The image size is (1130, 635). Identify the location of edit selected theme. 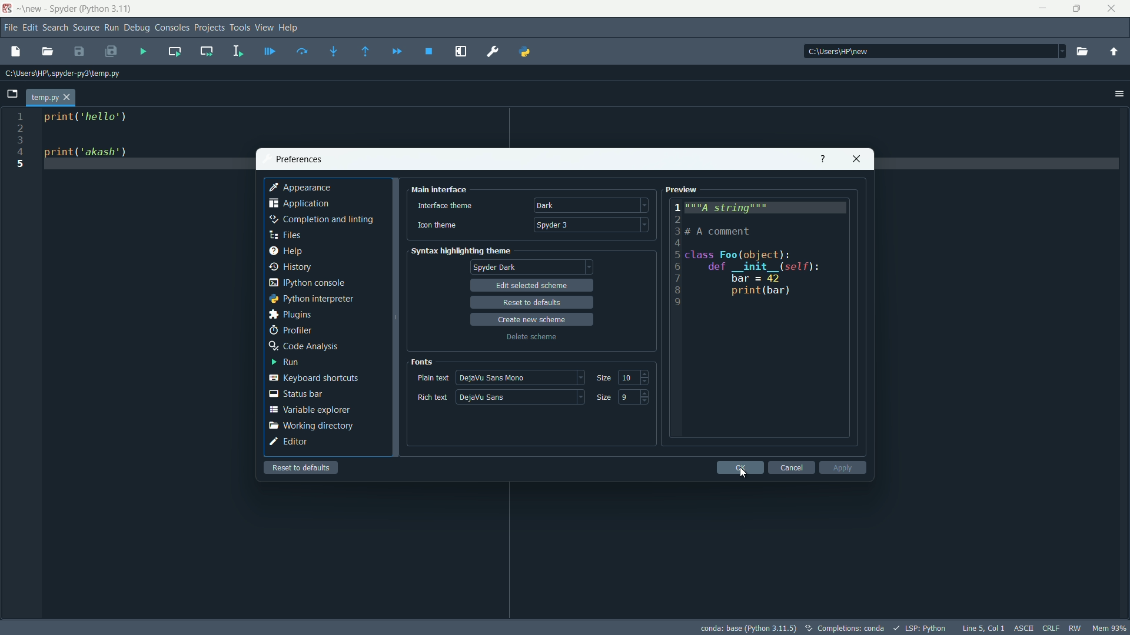
(534, 285).